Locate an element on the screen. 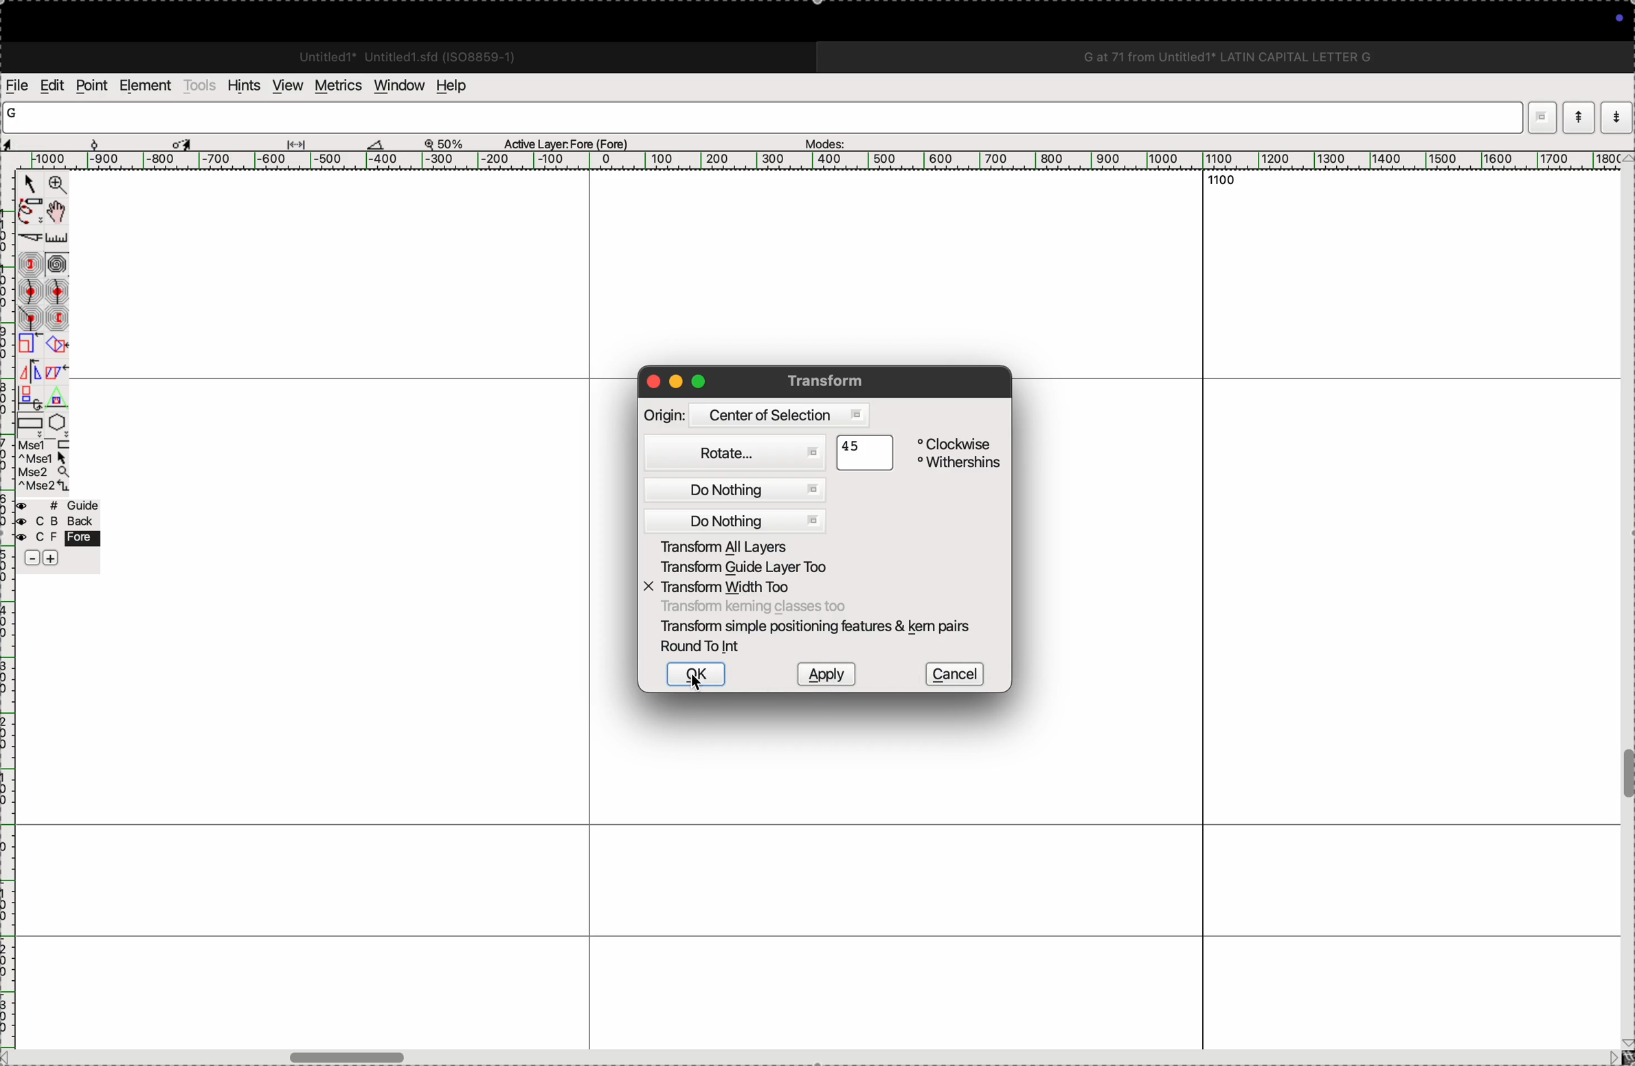 The width and height of the screenshot is (1635, 1066). metrics is located at coordinates (339, 84).